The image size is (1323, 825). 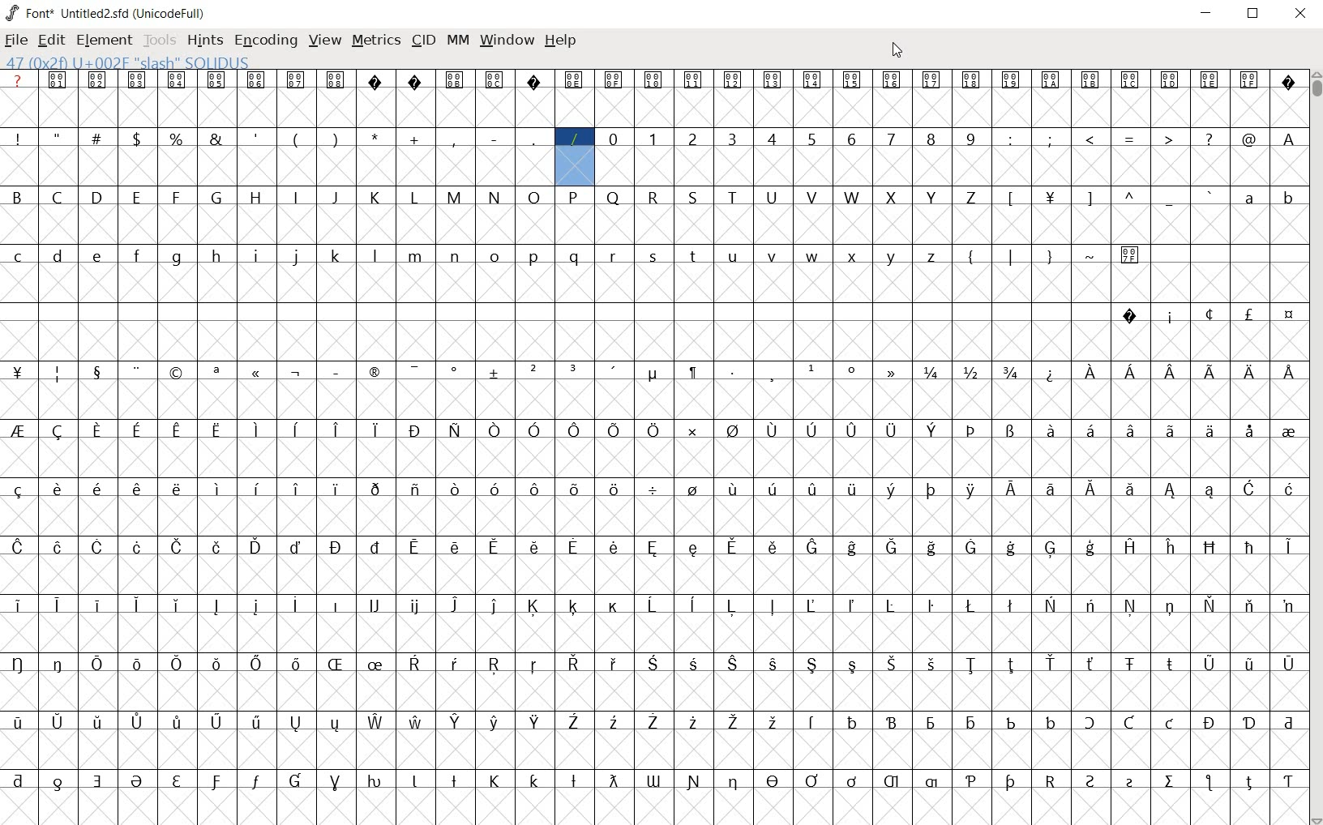 What do you see at coordinates (337, 605) in the screenshot?
I see `glyph` at bounding box center [337, 605].